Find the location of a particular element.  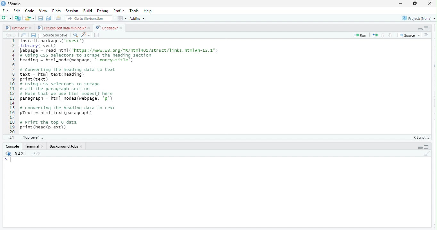

 R421: ~/ is located at coordinates (29, 154).